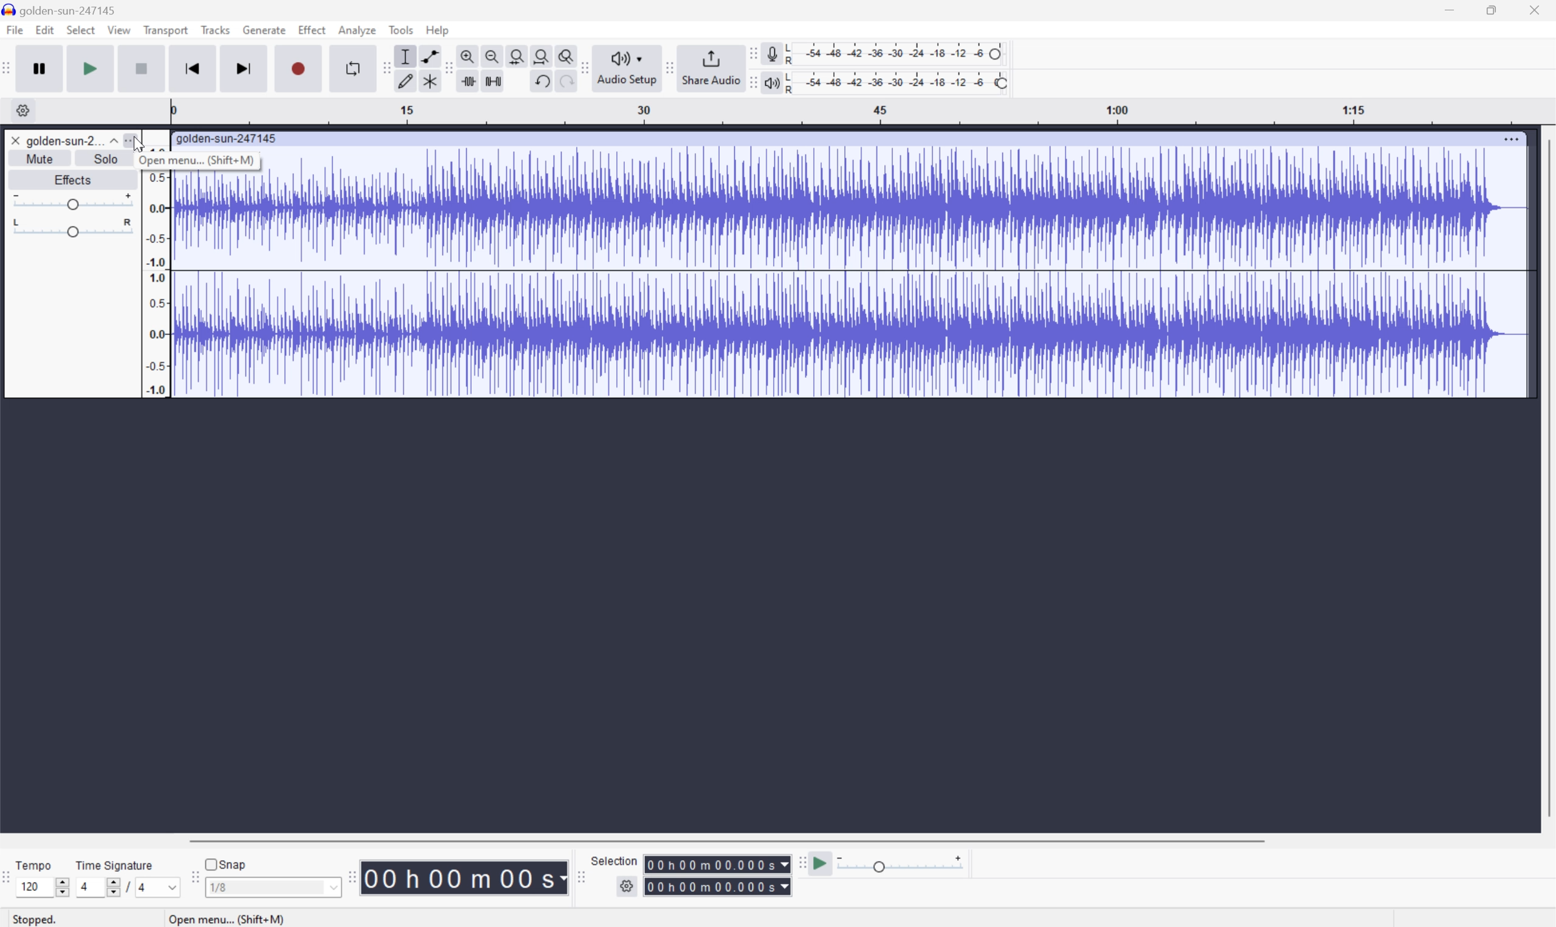 The image size is (1556, 927). Describe the element at coordinates (468, 55) in the screenshot. I see `Zoom in` at that location.